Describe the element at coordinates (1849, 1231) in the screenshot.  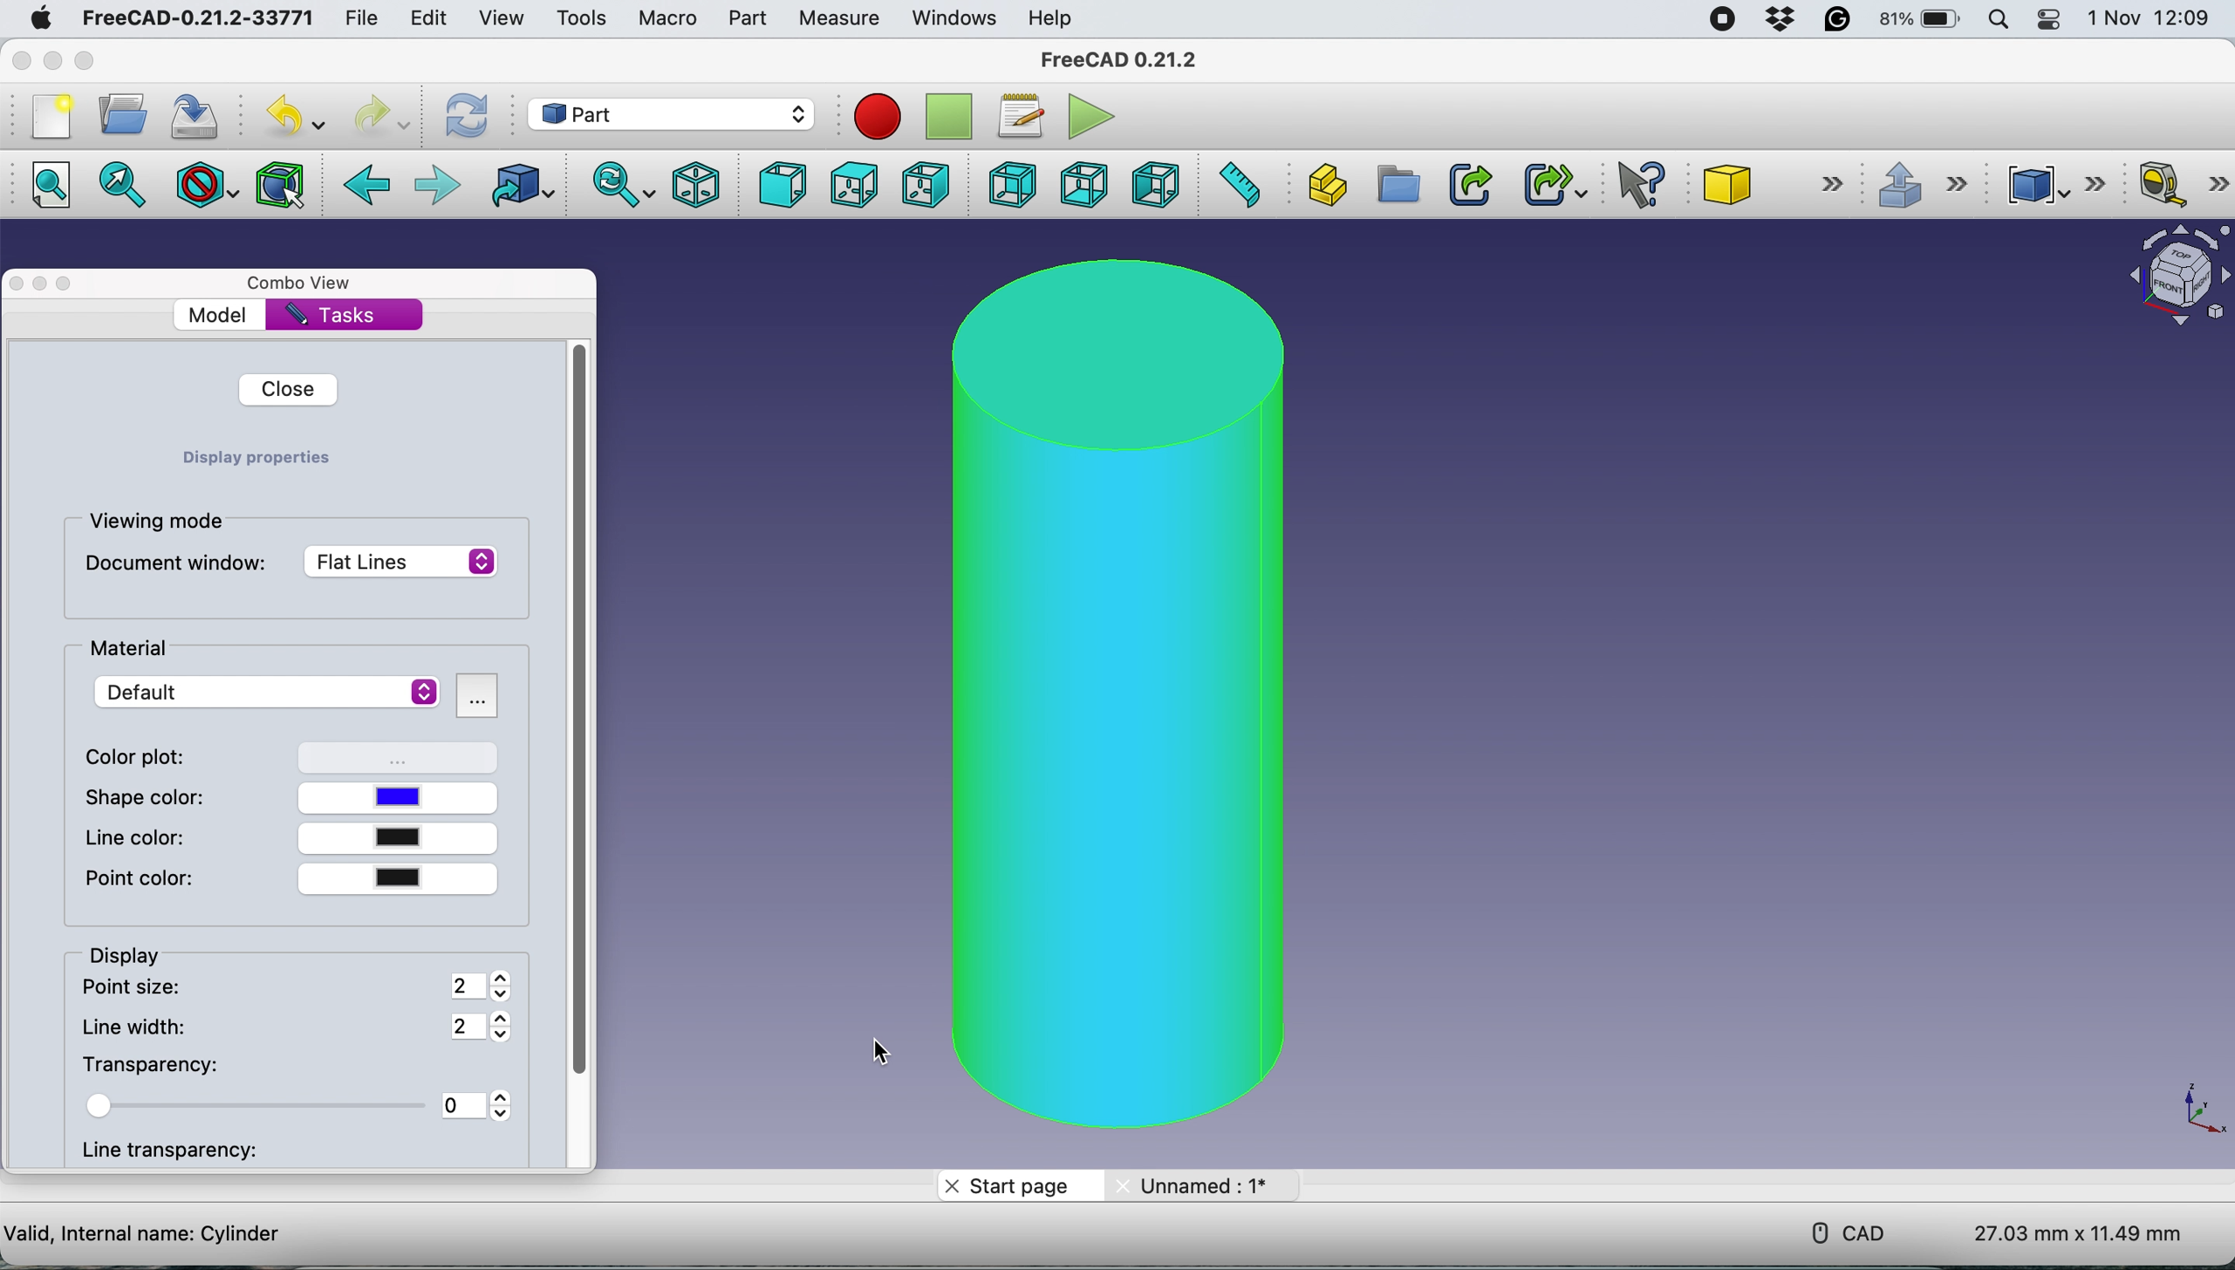
I see `cad` at that location.